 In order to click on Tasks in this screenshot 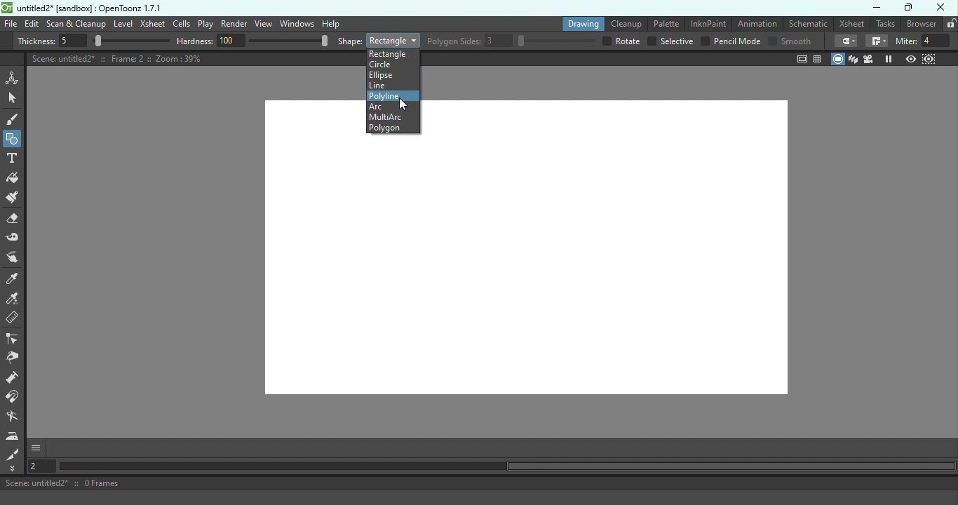, I will do `click(886, 24)`.